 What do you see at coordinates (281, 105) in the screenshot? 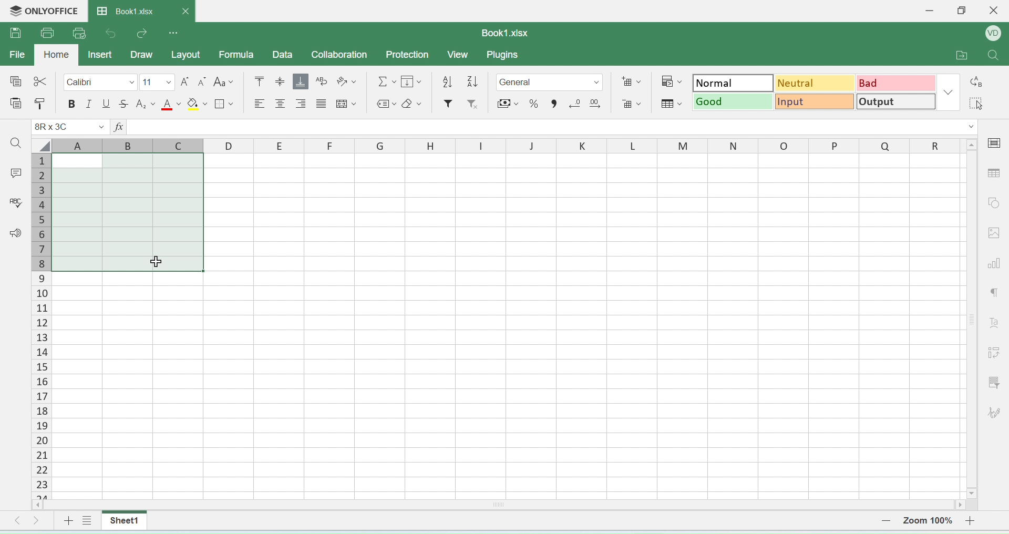
I see `align center` at bounding box center [281, 105].